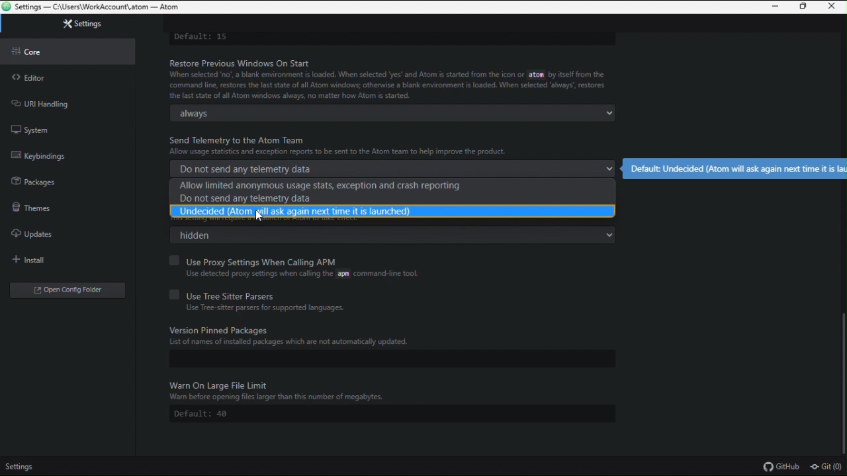 Image resolution: width=847 pixels, height=476 pixels. What do you see at coordinates (396, 185) in the screenshot?
I see `Allow limited anonymous usage stats, exception and crash reporting` at bounding box center [396, 185].